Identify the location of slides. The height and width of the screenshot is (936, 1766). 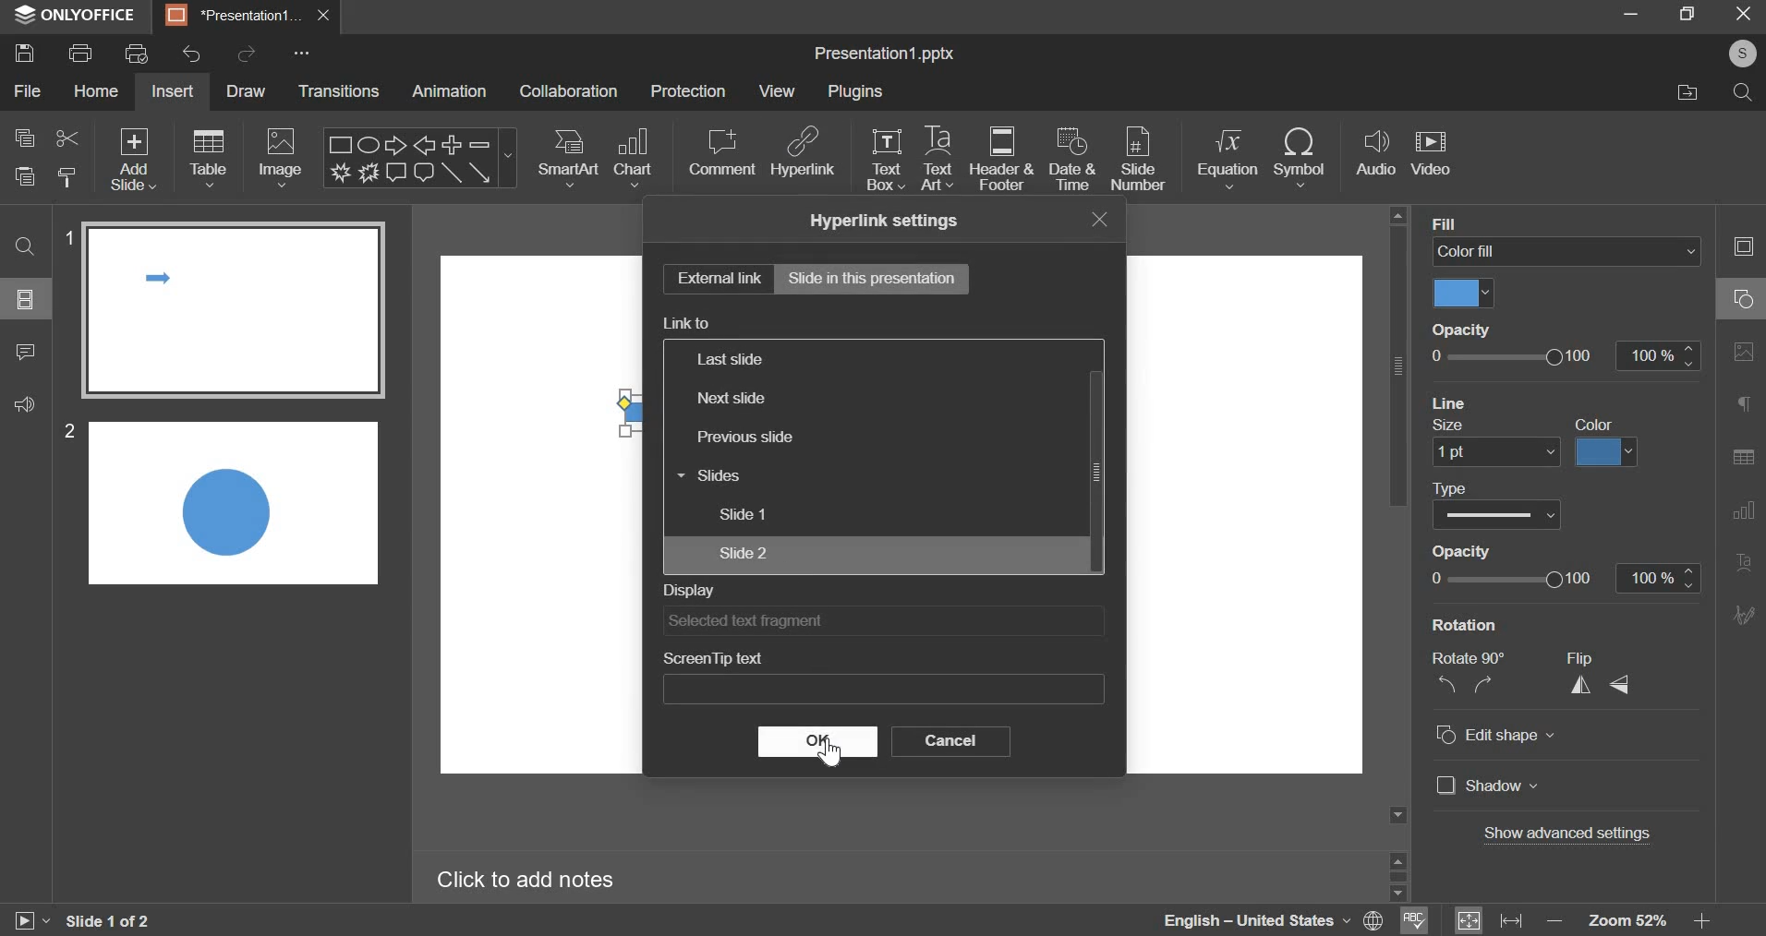
(707, 476).